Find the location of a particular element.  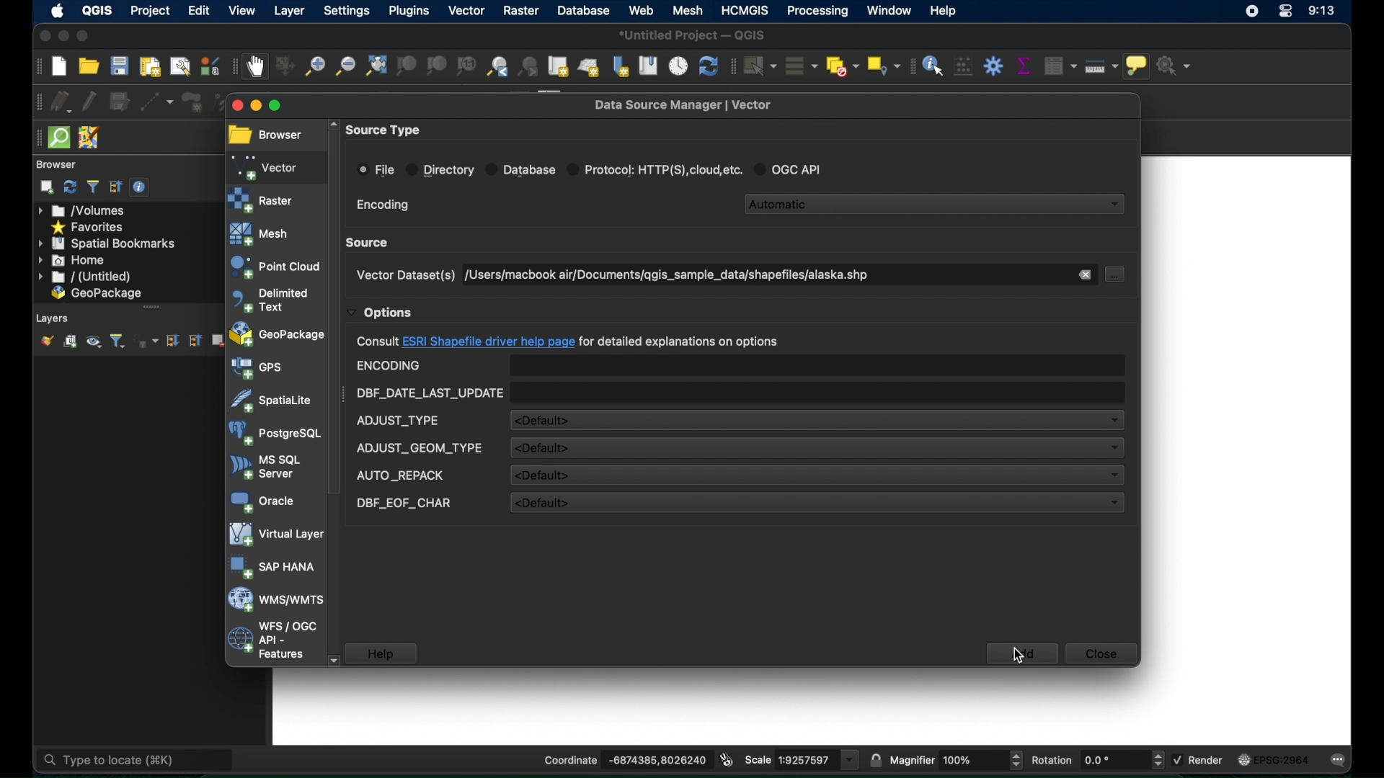

empty field is located at coordinates (818, 392).